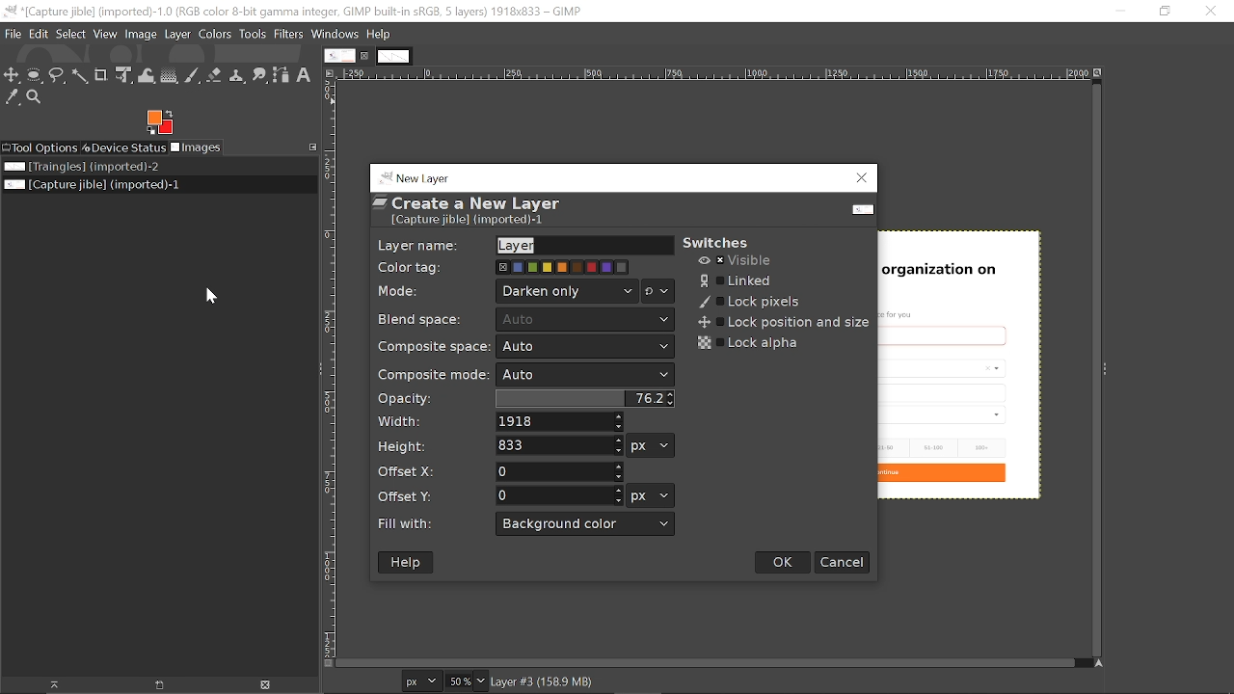 The width and height of the screenshot is (1234, 694). What do you see at coordinates (746, 343) in the screenshot?
I see `Lock alpha` at bounding box center [746, 343].